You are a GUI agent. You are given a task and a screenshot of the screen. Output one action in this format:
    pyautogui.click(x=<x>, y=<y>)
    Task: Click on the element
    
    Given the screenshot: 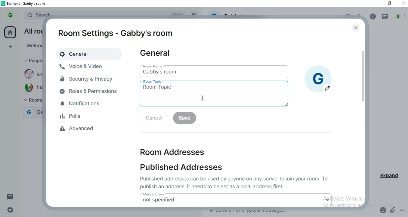 What is the action you would take?
    pyautogui.click(x=28, y=3)
    